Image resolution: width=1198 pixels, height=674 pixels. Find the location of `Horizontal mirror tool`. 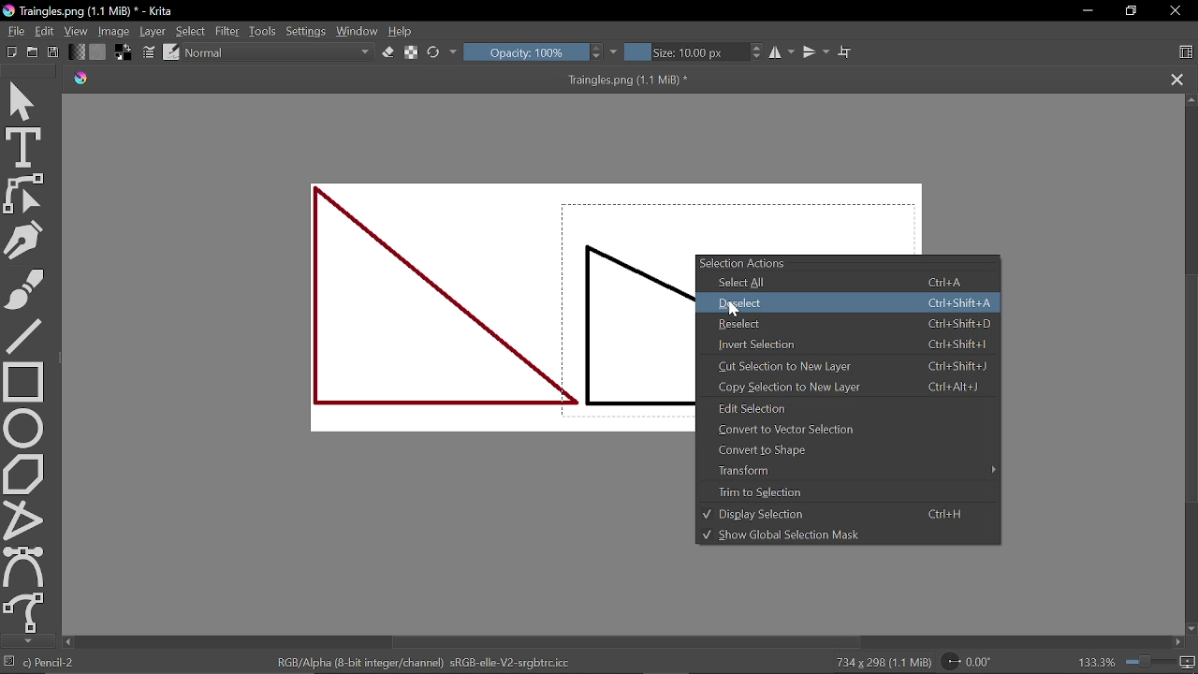

Horizontal mirror tool is located at coordinates (784, 51).